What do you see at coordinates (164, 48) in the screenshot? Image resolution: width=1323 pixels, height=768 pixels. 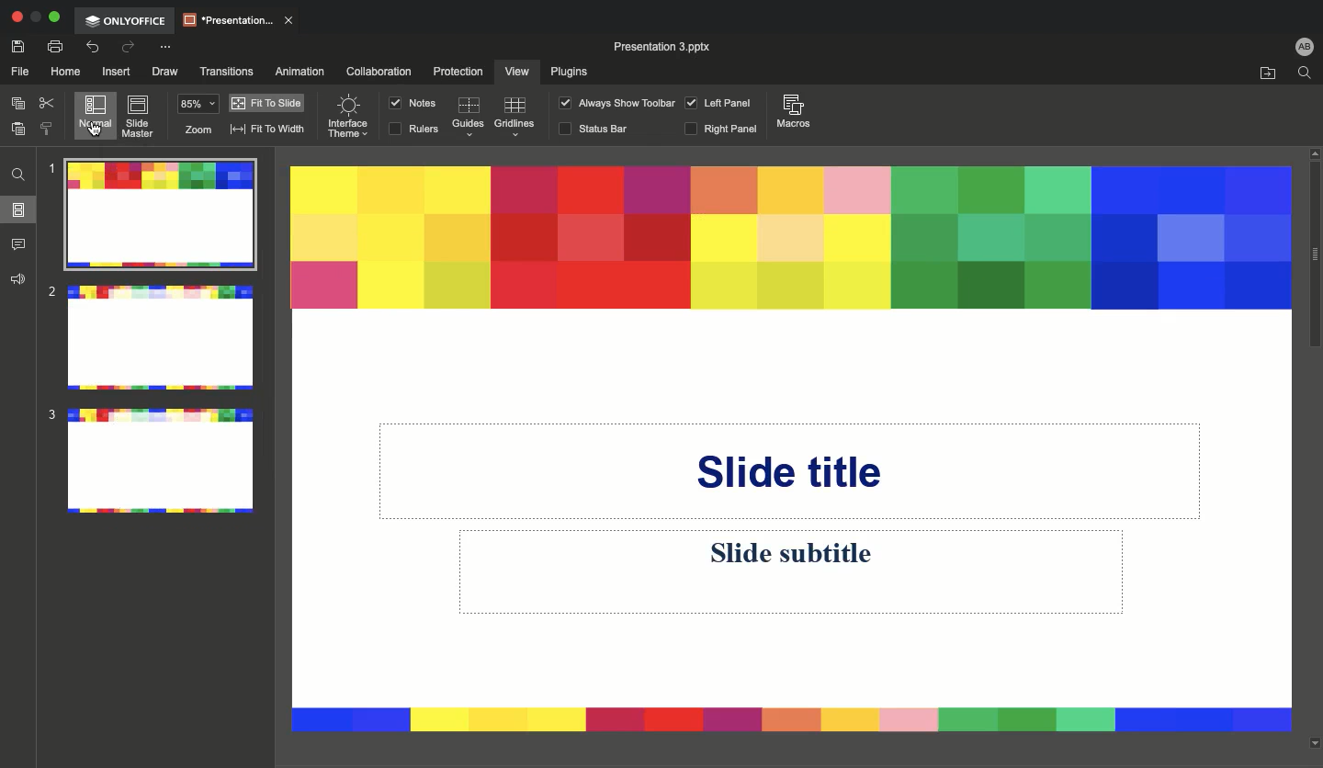 I see `Customize quick access toolbar` at bounding box center [164, 48].